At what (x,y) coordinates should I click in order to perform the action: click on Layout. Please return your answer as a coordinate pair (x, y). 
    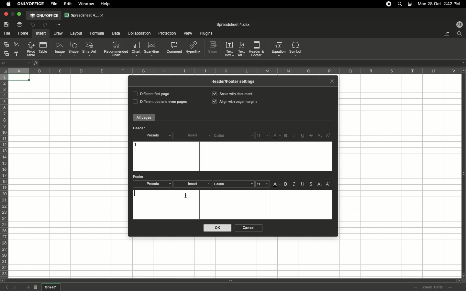
    Looking at the image, I should click on (76, 33).